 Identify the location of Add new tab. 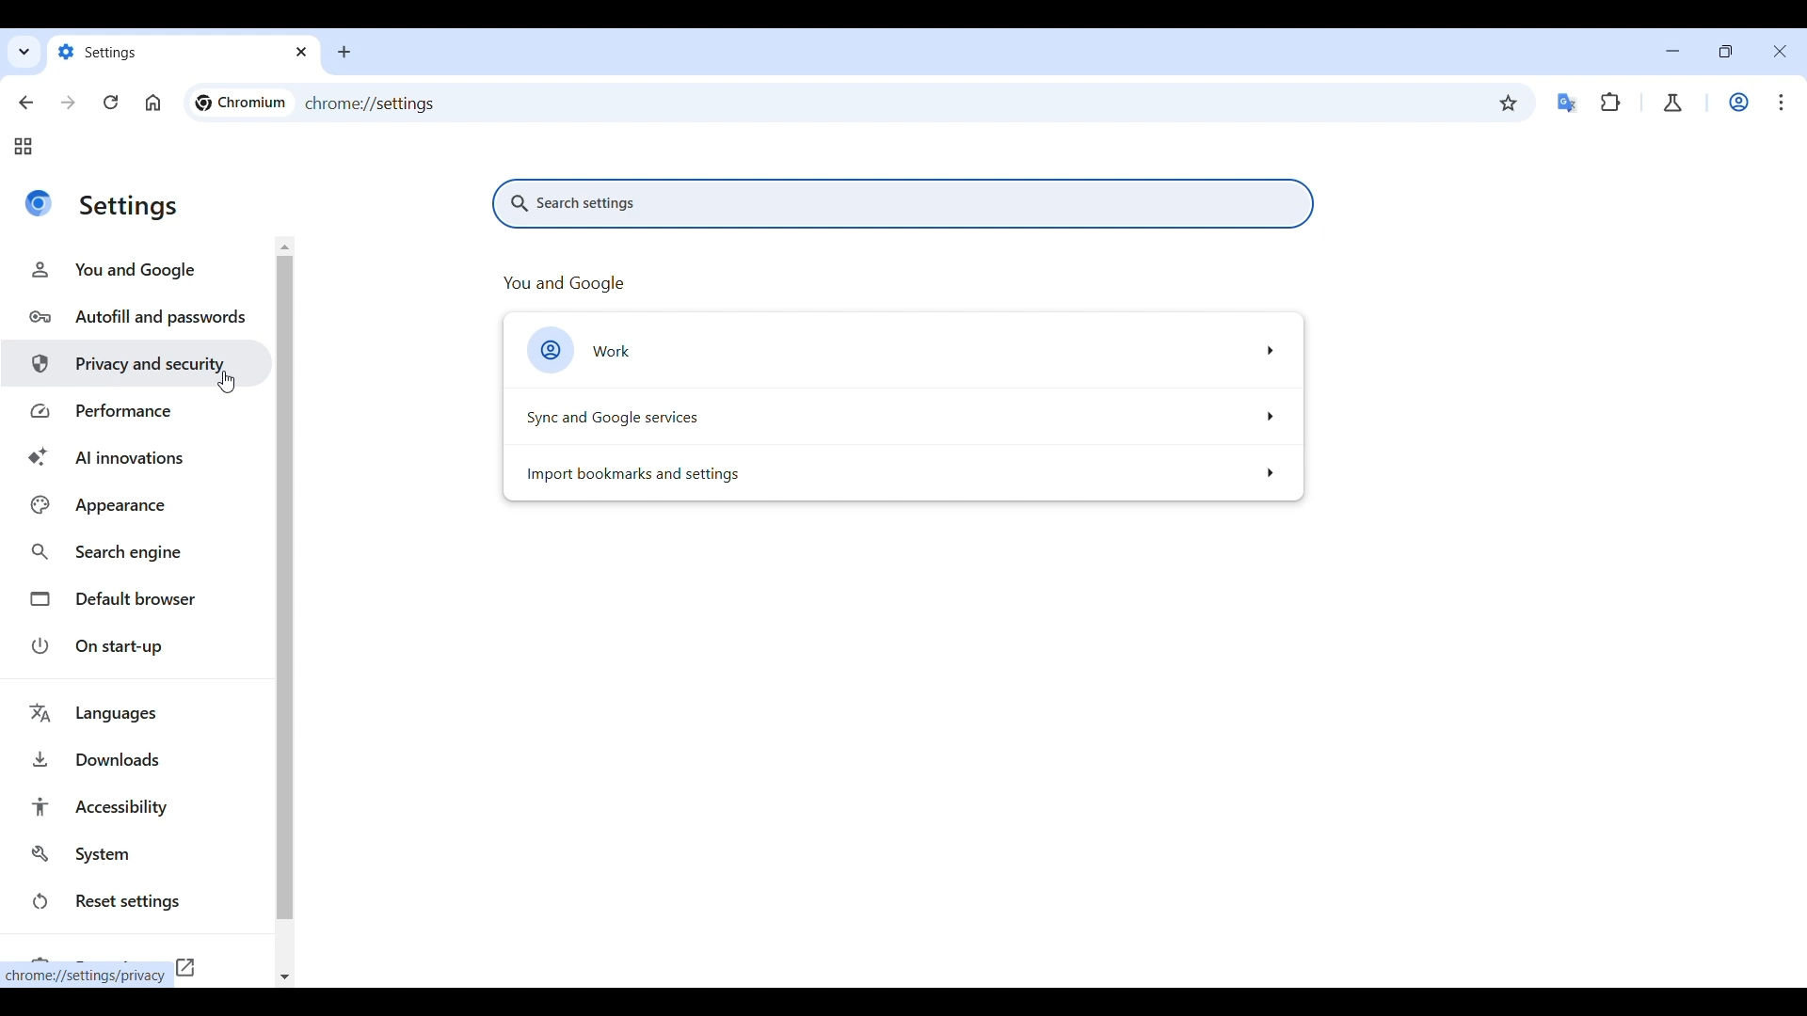
(344, 52).